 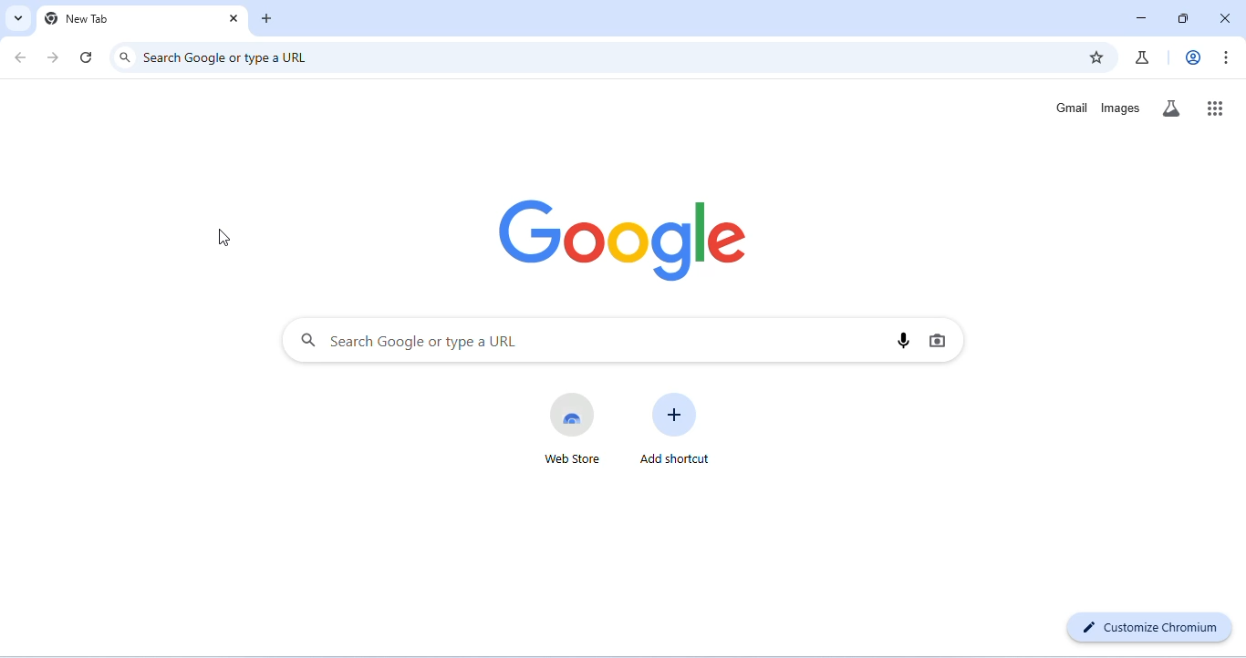 I want to click on web store, so click(x=574, y=428).